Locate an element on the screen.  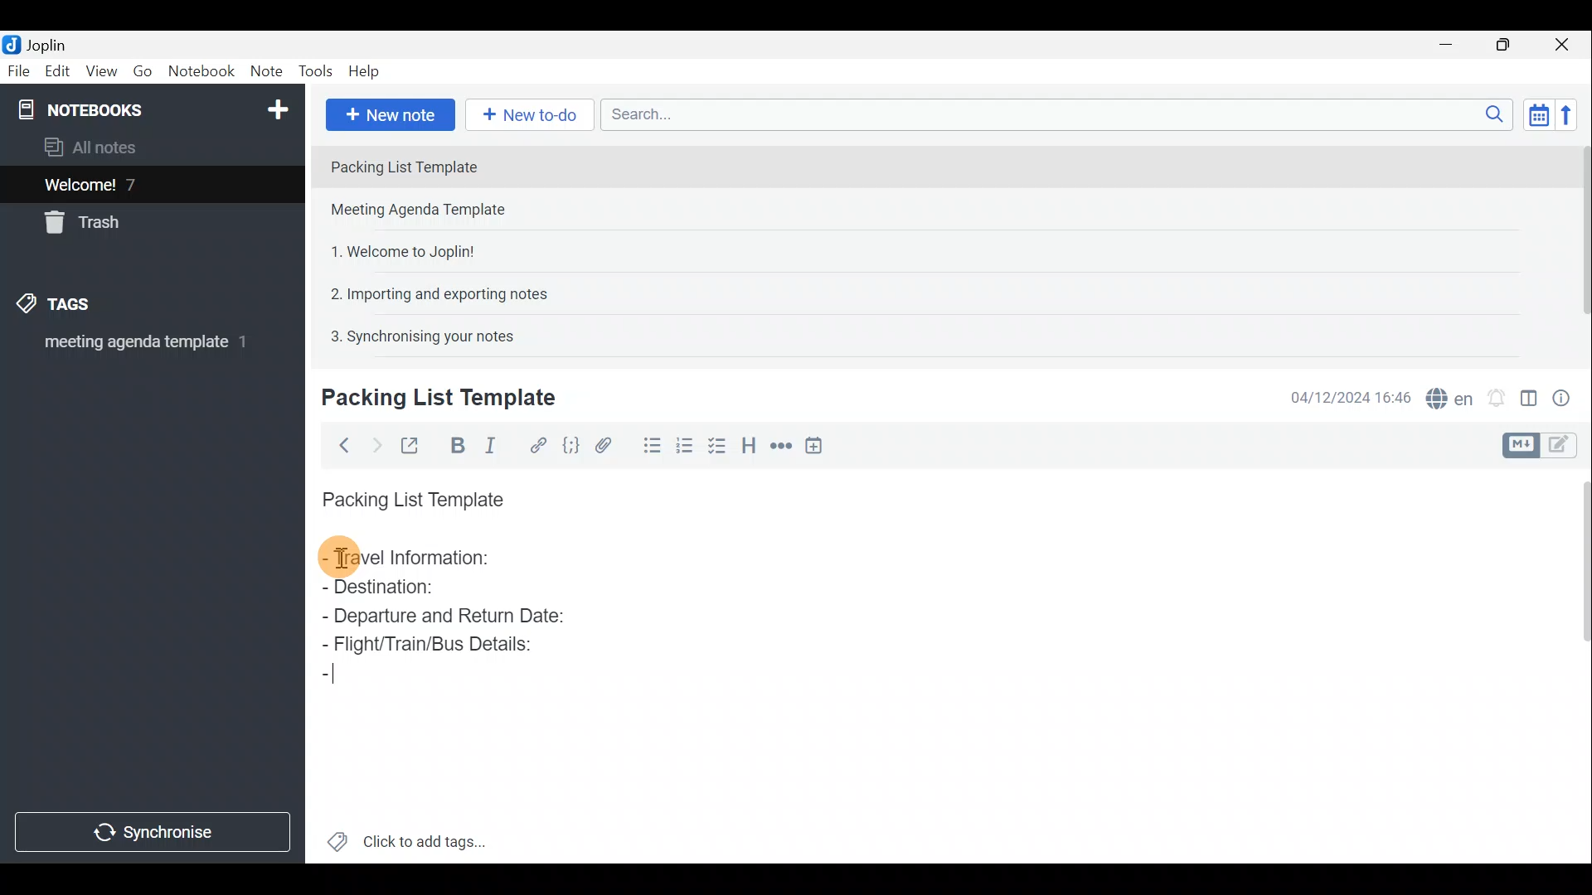
Cursor is located at coordinates (342, 680).